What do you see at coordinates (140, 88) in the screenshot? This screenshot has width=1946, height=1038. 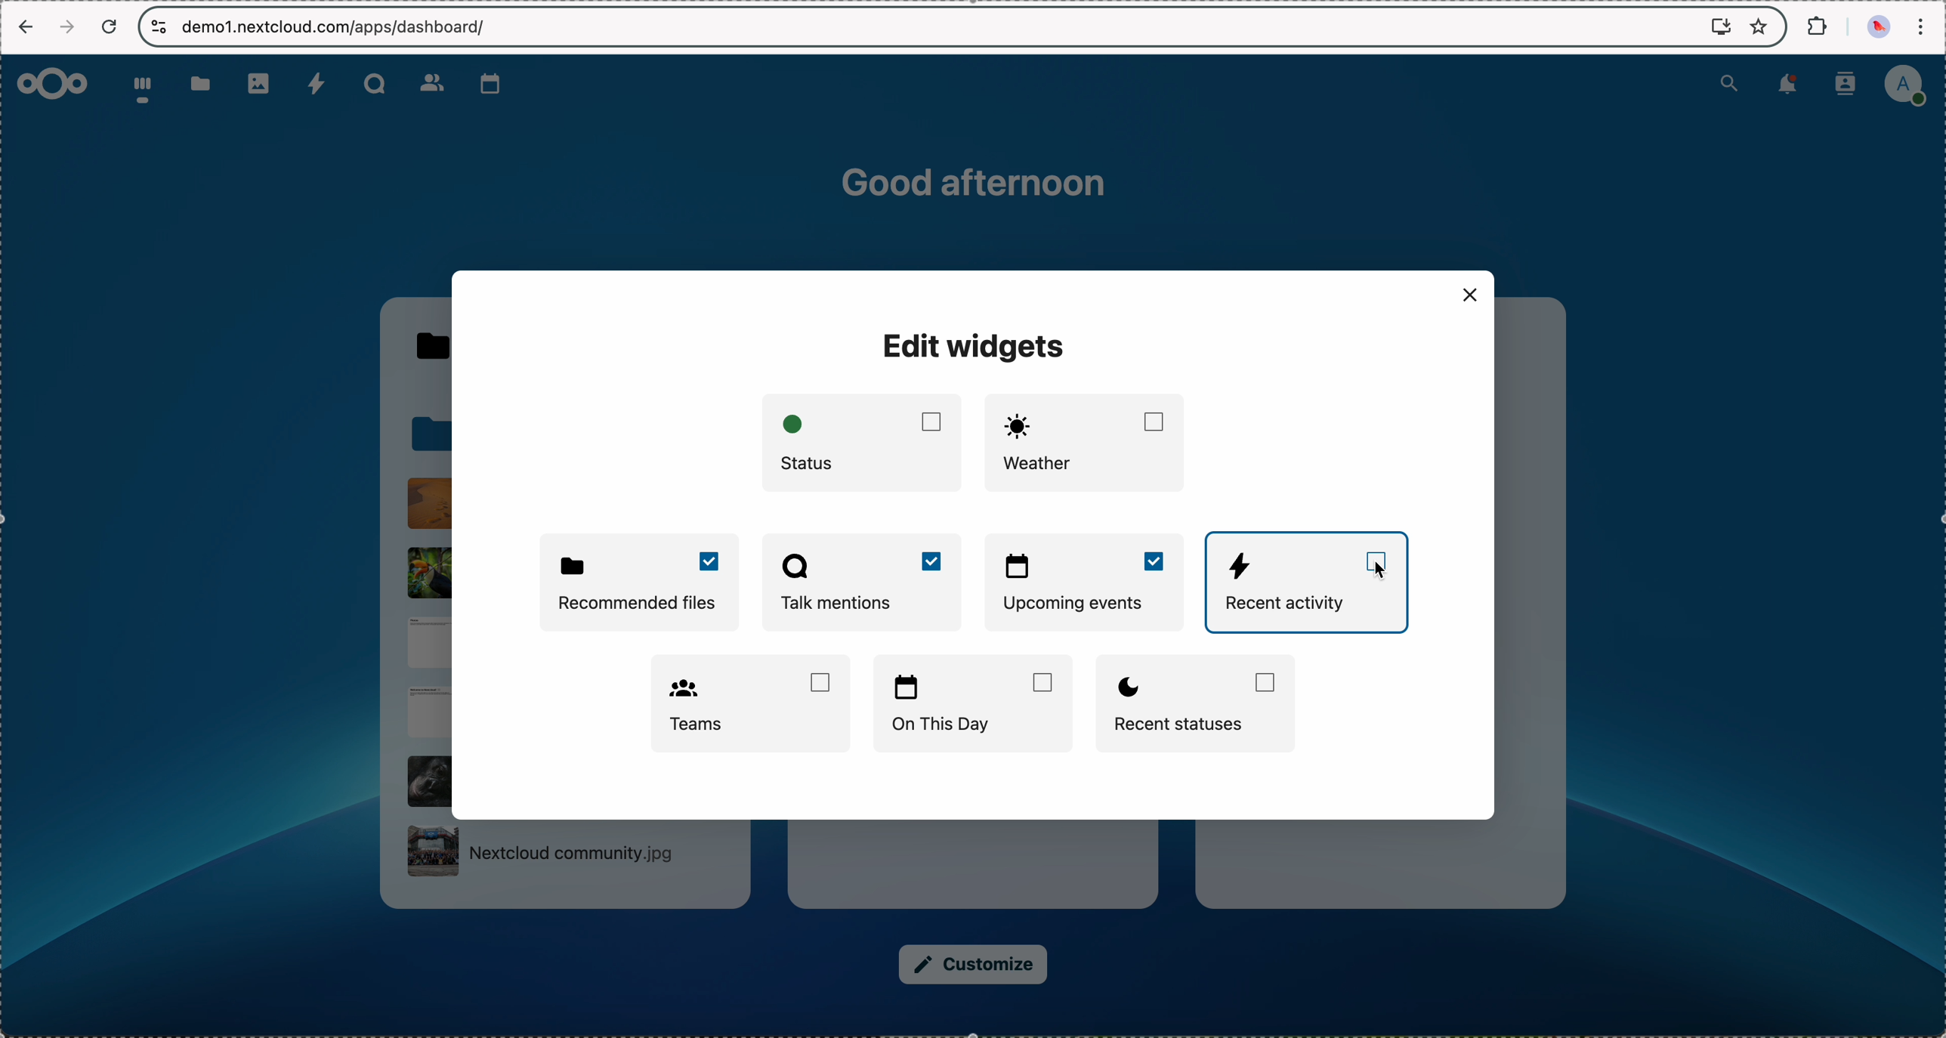 I see `dashboard` at bounding box center [140, 88].